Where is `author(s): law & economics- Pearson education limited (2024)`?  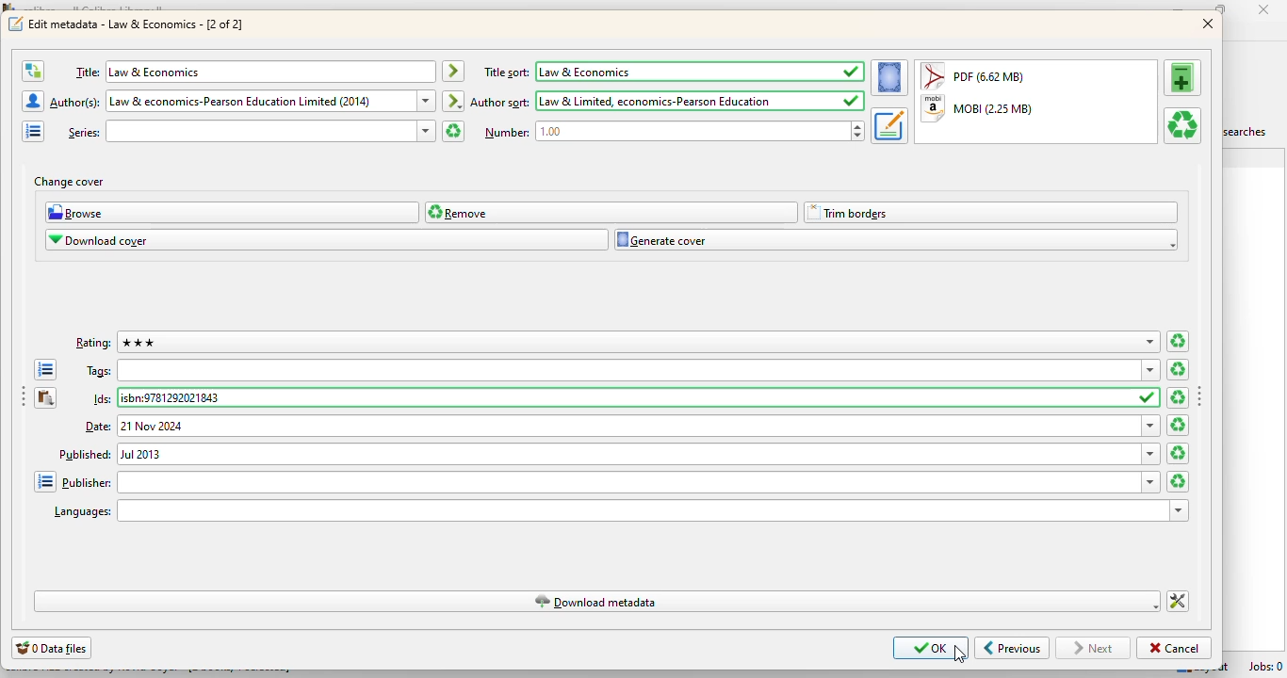
author(s): law & economics- Pearson education limited (2024) is located at coordinates (241, 101).